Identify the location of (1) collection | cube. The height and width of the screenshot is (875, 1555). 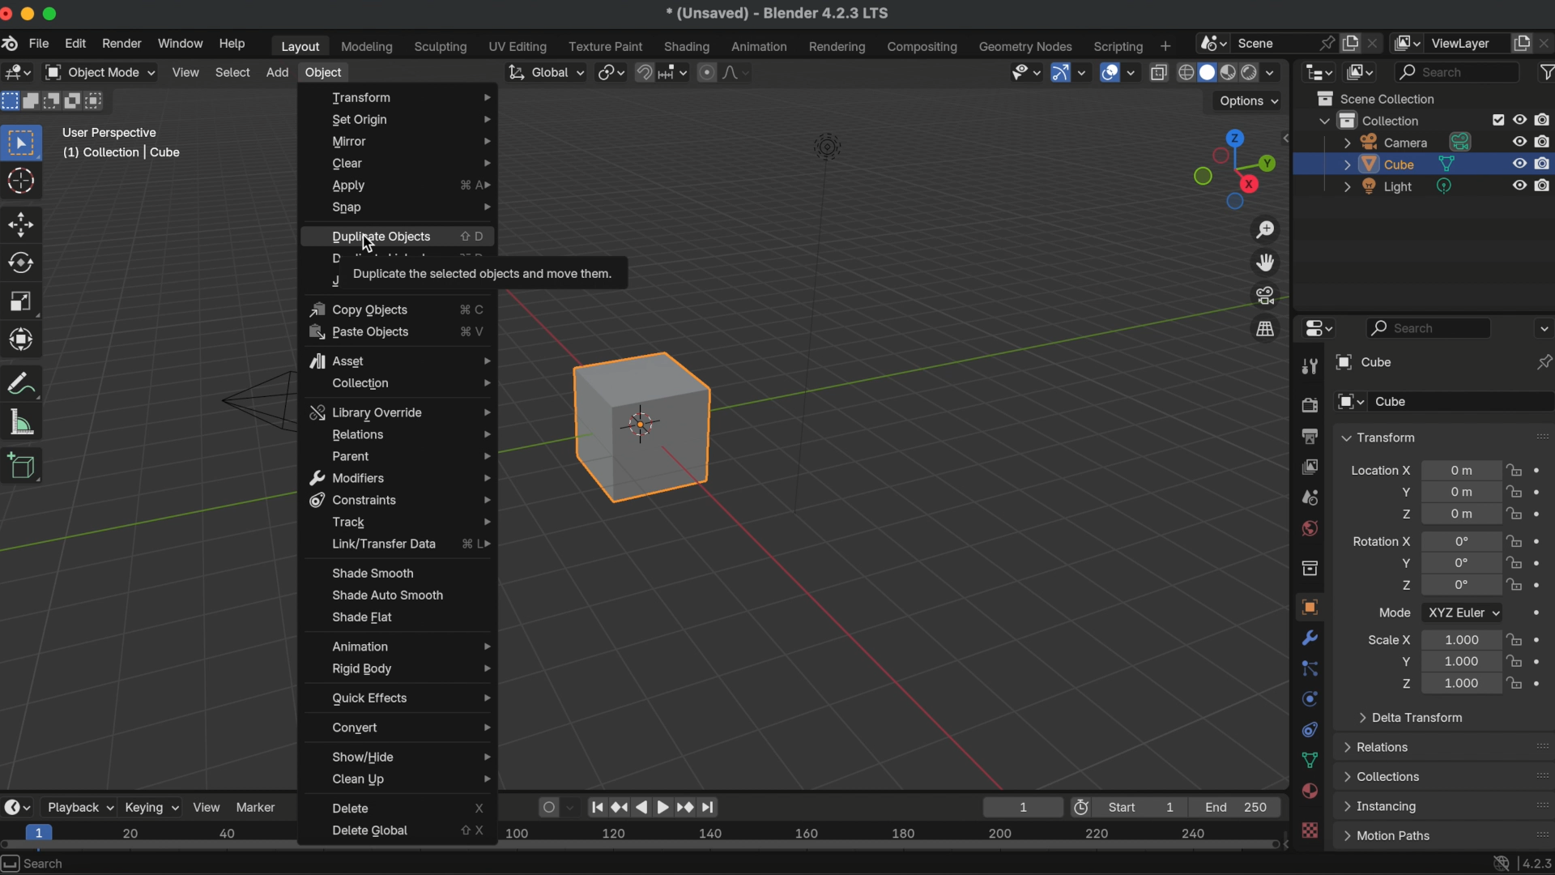
(121, 152).